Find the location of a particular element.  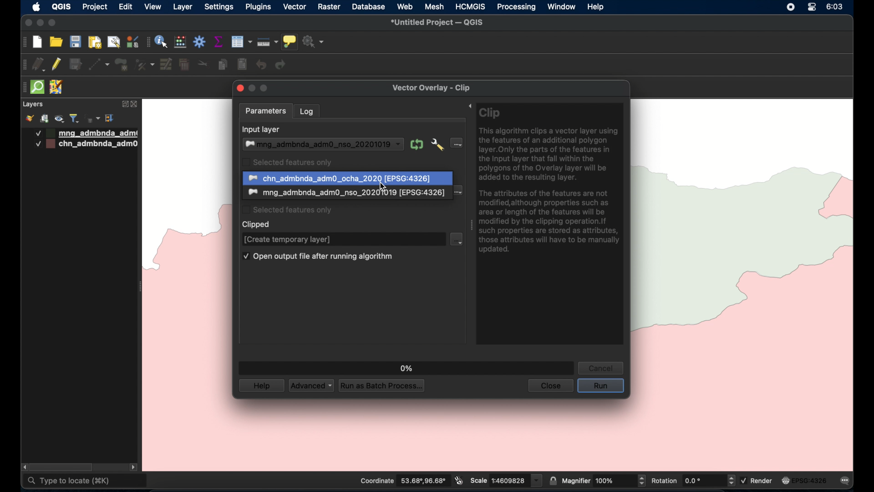

open styling panel is located at coordinates (29, 118).